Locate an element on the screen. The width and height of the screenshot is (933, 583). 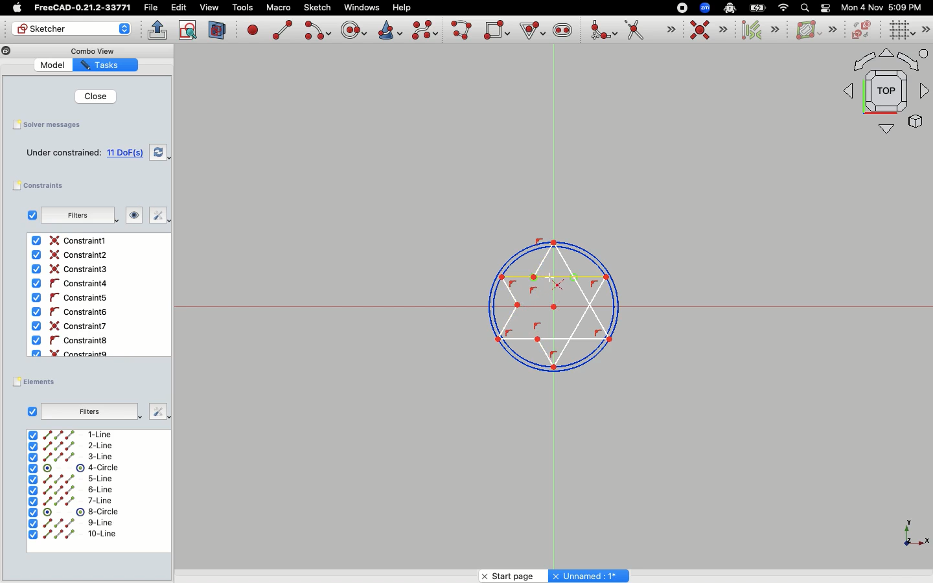
Leave sketch is located at coordinates (158, 30).